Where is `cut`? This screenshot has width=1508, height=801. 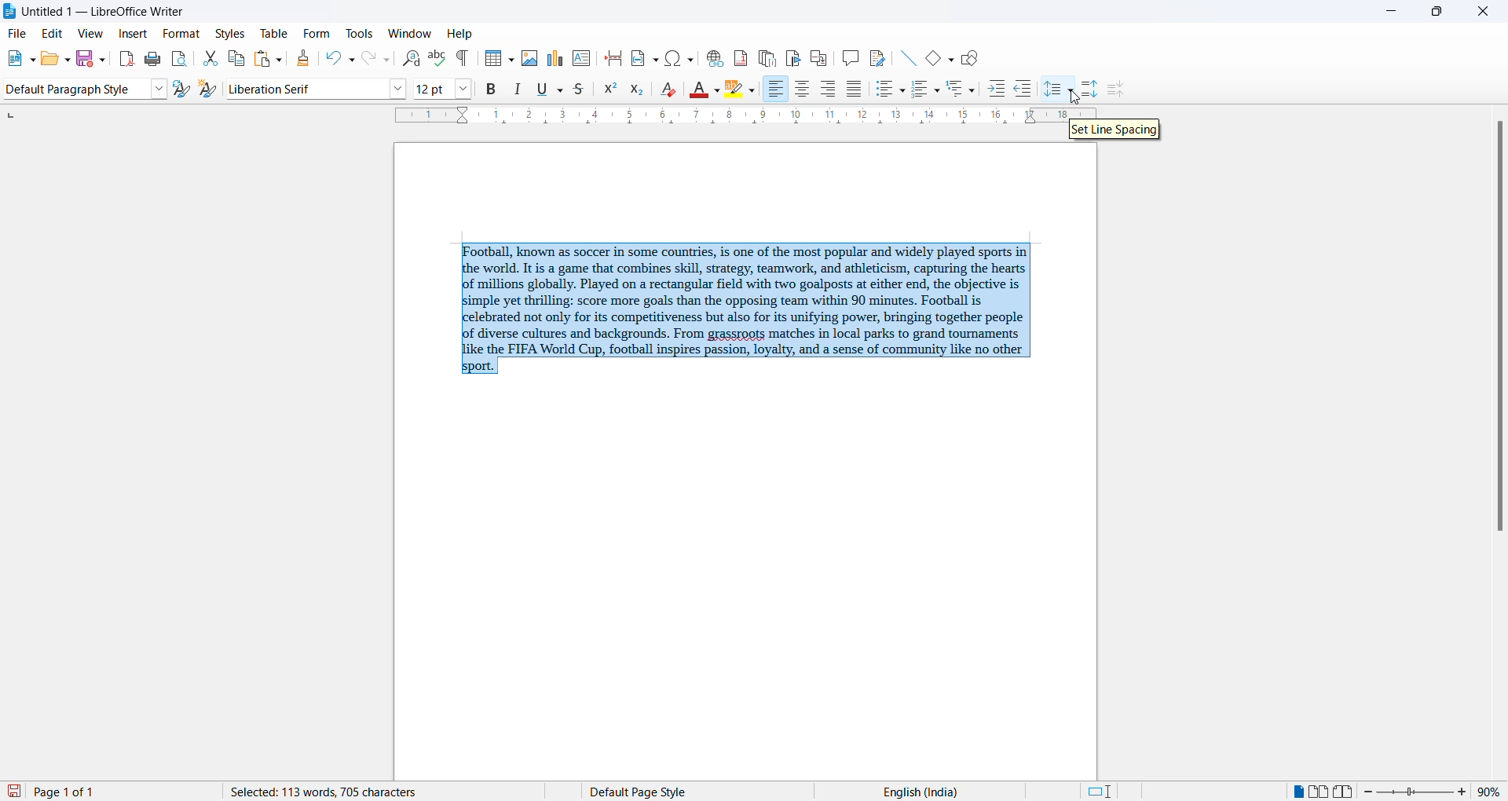
cut is located at coordinates (209, 56).